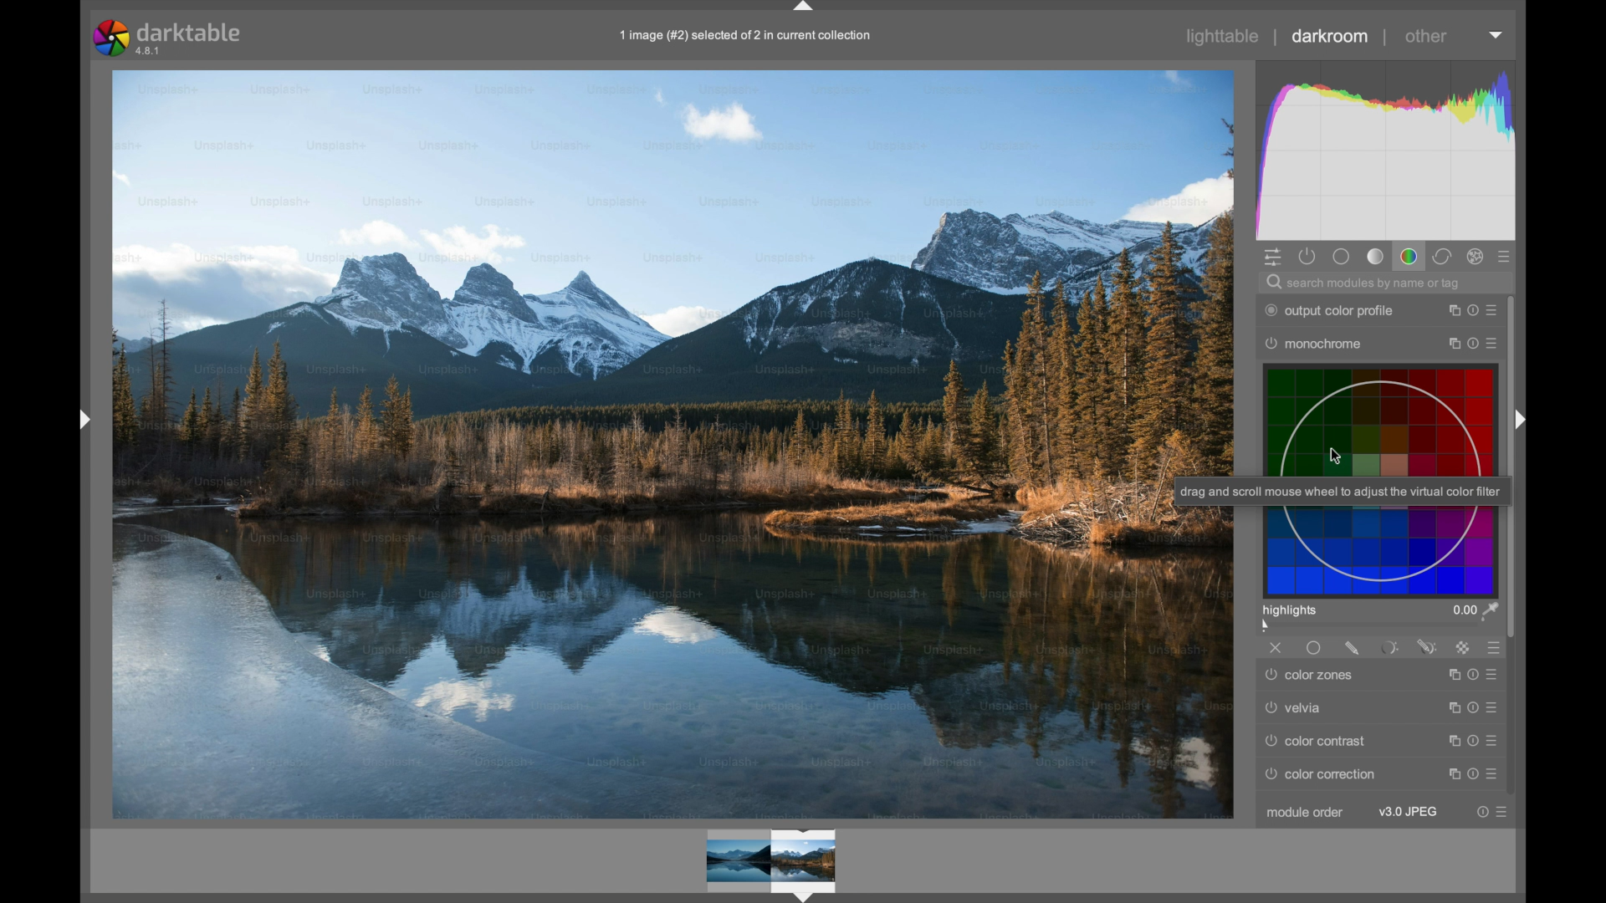 The width and height of the screenshot is (1606, 903). I want to click on preview, so click(774, 863).